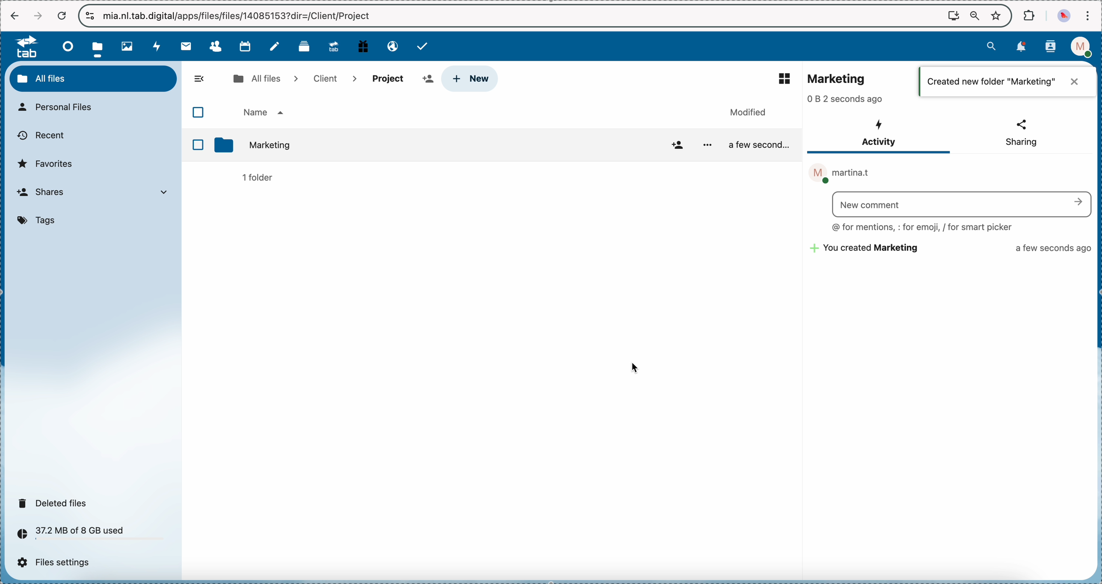 The height and width of the screenshot is (584, 1102). What do you see at coordinates (991, 45) in the screenshot?
I see `search` at bounding box center [991, 45].